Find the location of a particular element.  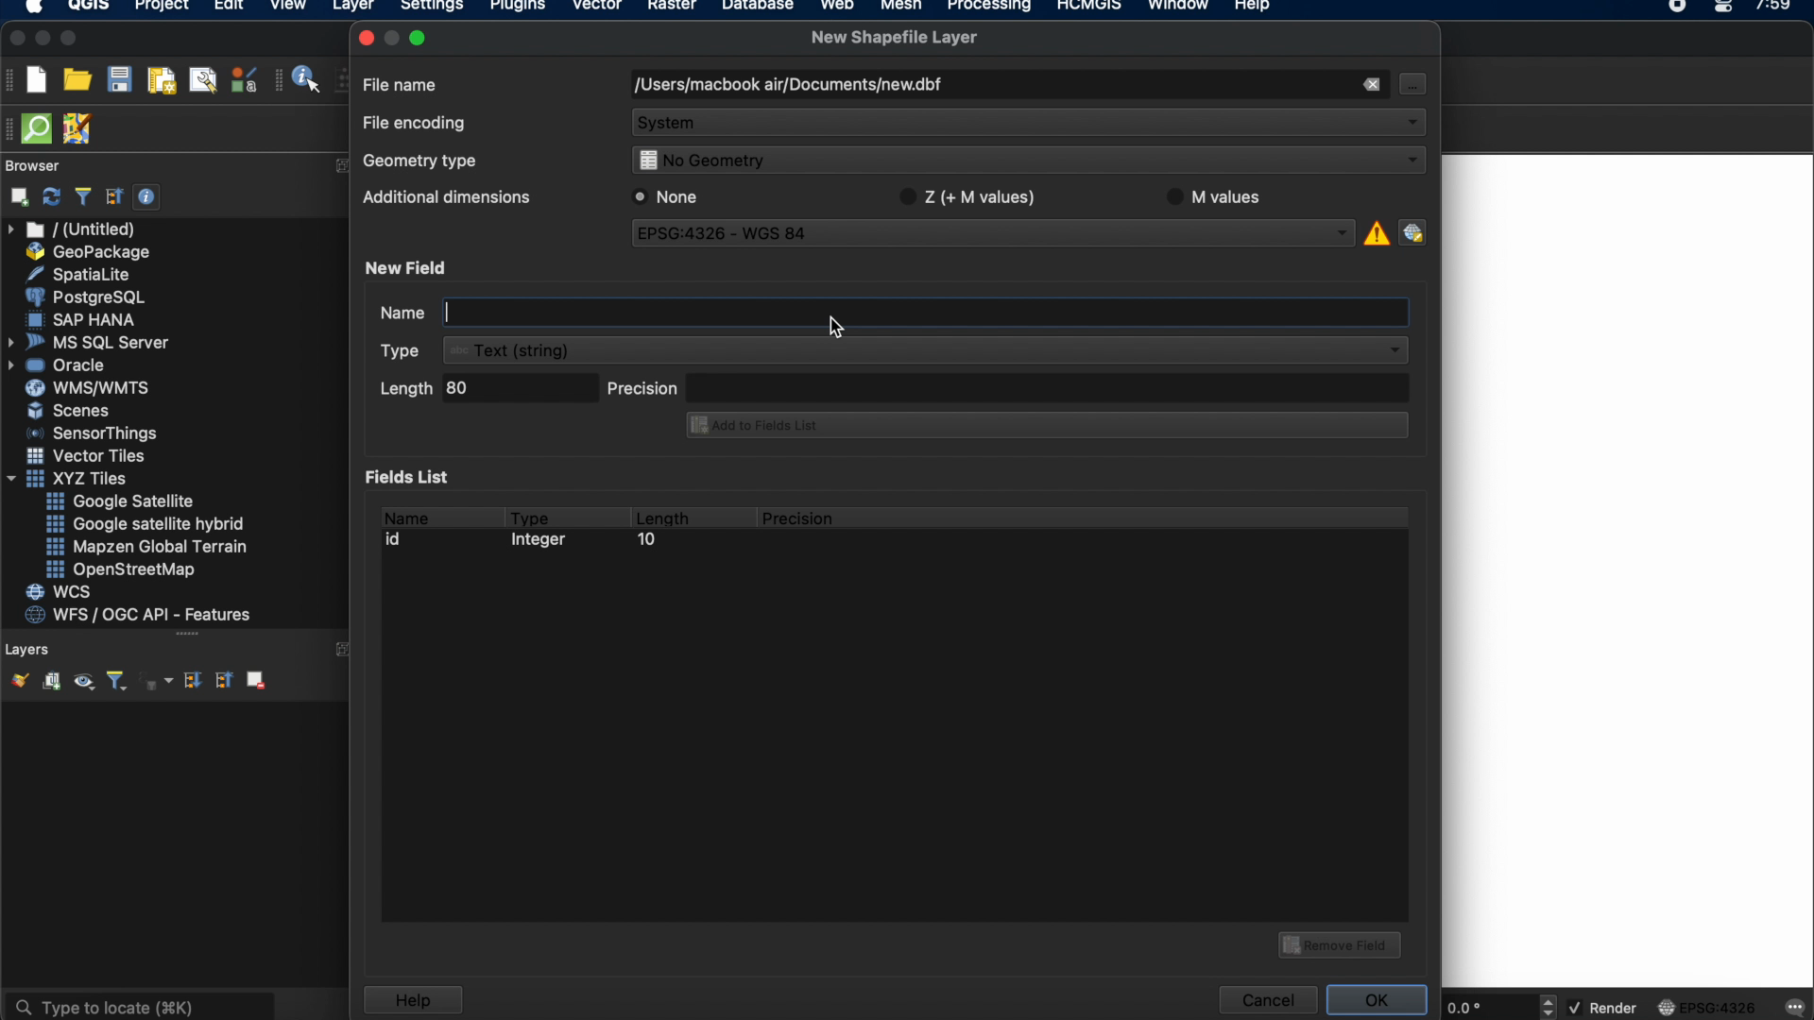

edit is located at coordinates (229, 8).